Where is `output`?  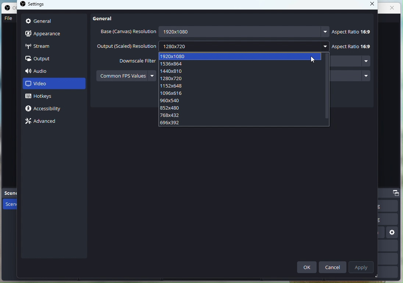 output is located at coordinates (40, 59).